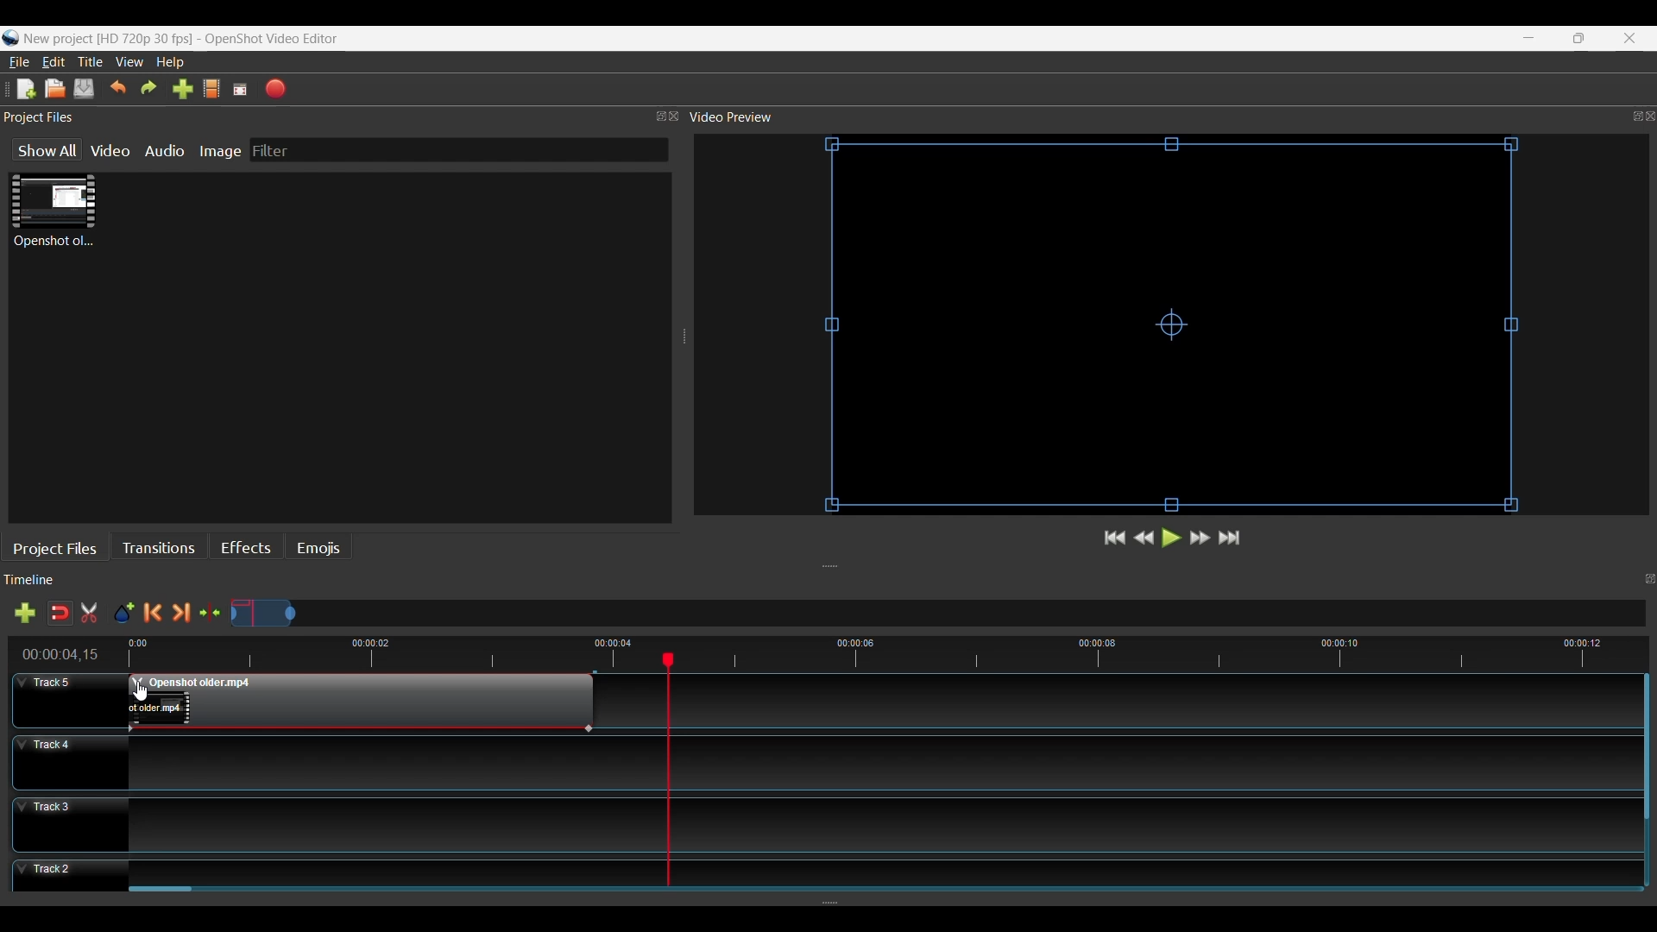  I want to click on Filter, so click(458, 150).